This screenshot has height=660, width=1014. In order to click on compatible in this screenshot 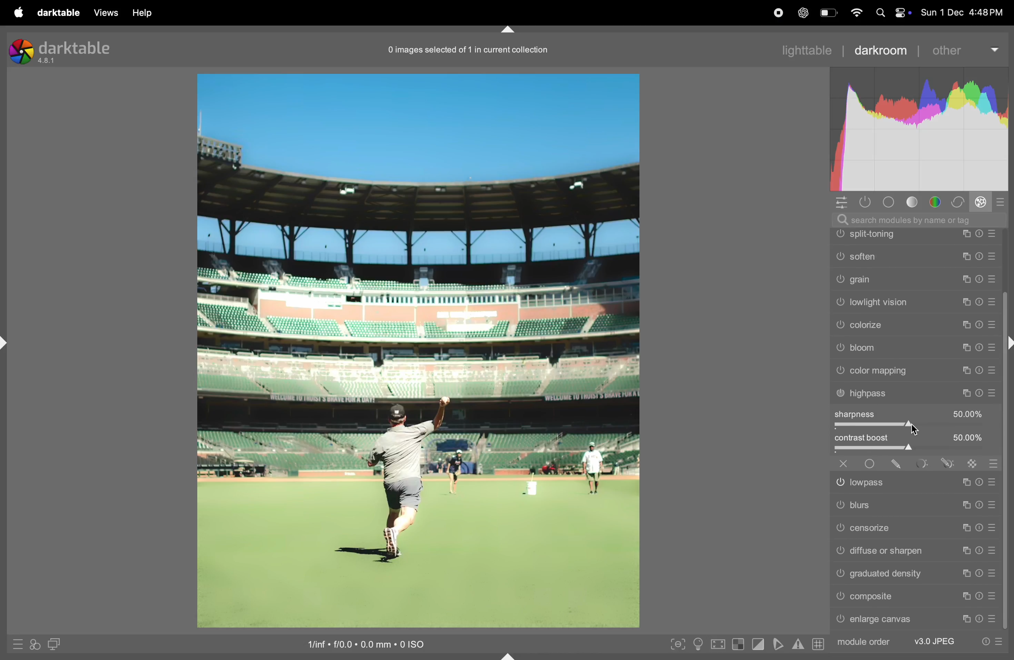, I will do `click(915, 597)`.